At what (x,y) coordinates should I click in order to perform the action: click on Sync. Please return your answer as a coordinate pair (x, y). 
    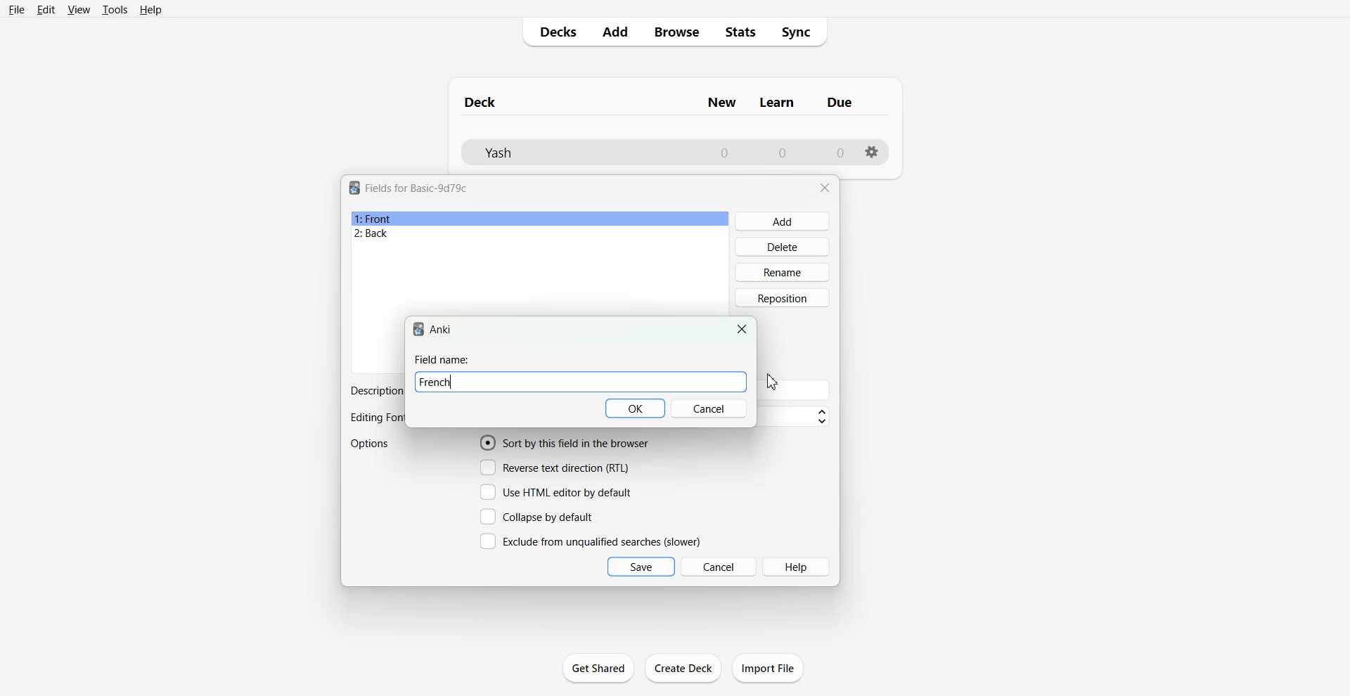
    Looking at the image, I should click on (801, 32).